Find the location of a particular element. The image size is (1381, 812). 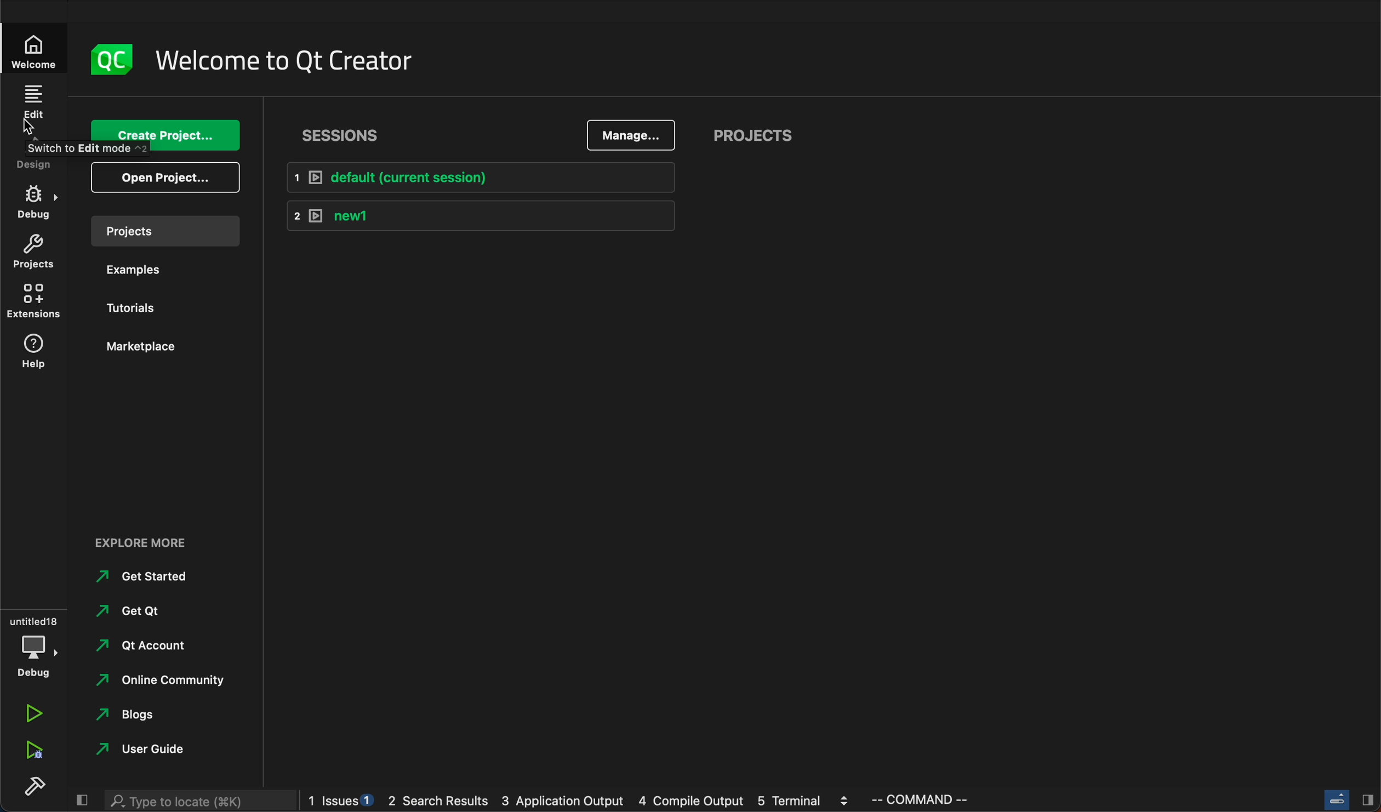

account is located at coordinates (156, 644).